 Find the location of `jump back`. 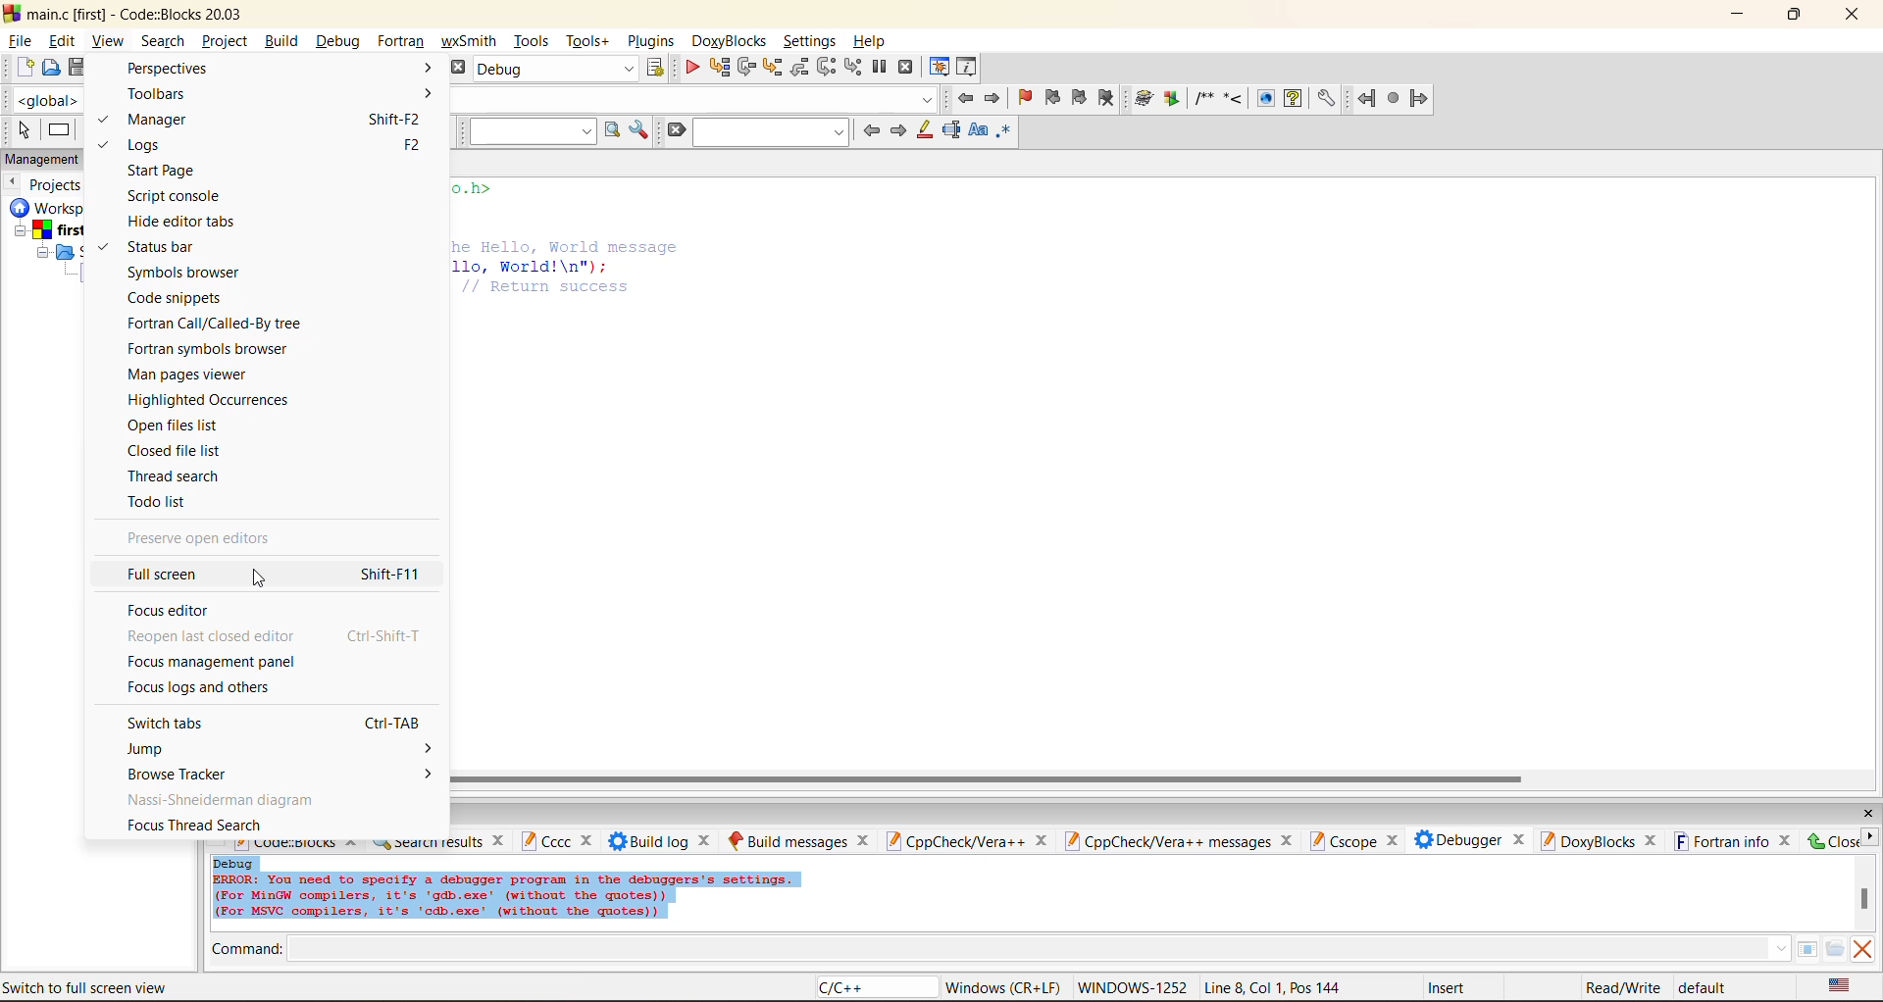

jump back is located at coordinates (963, 100).